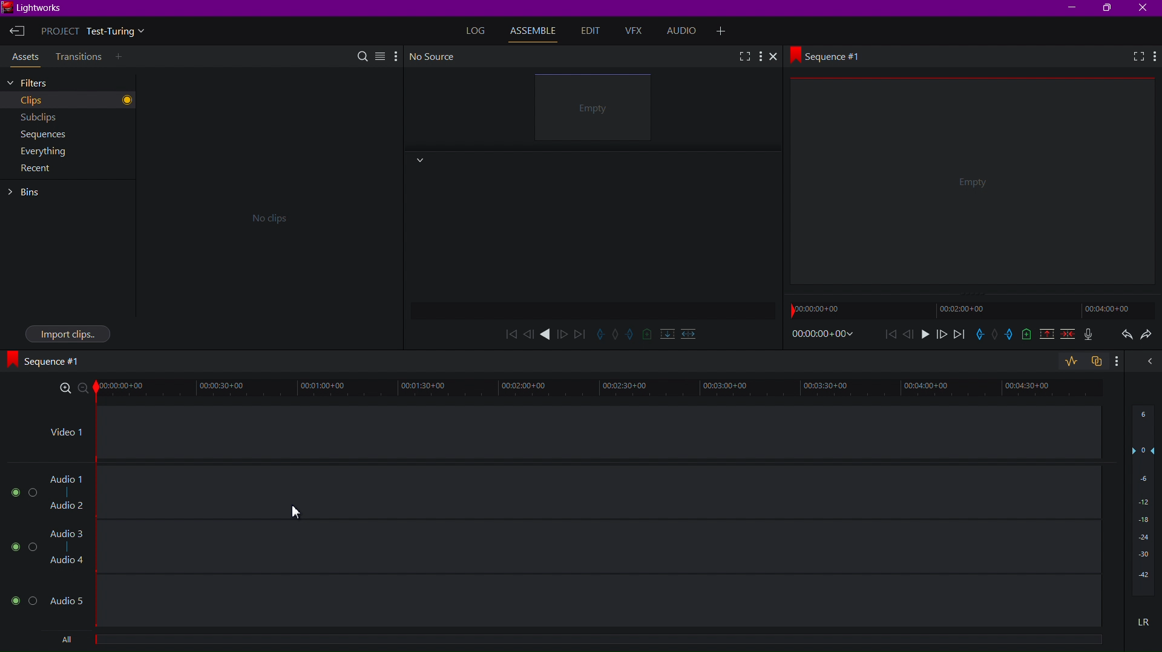  What do you see at coordinates (924, 336) in the screenshot?
I see `play` at bounding box center [924, 336].